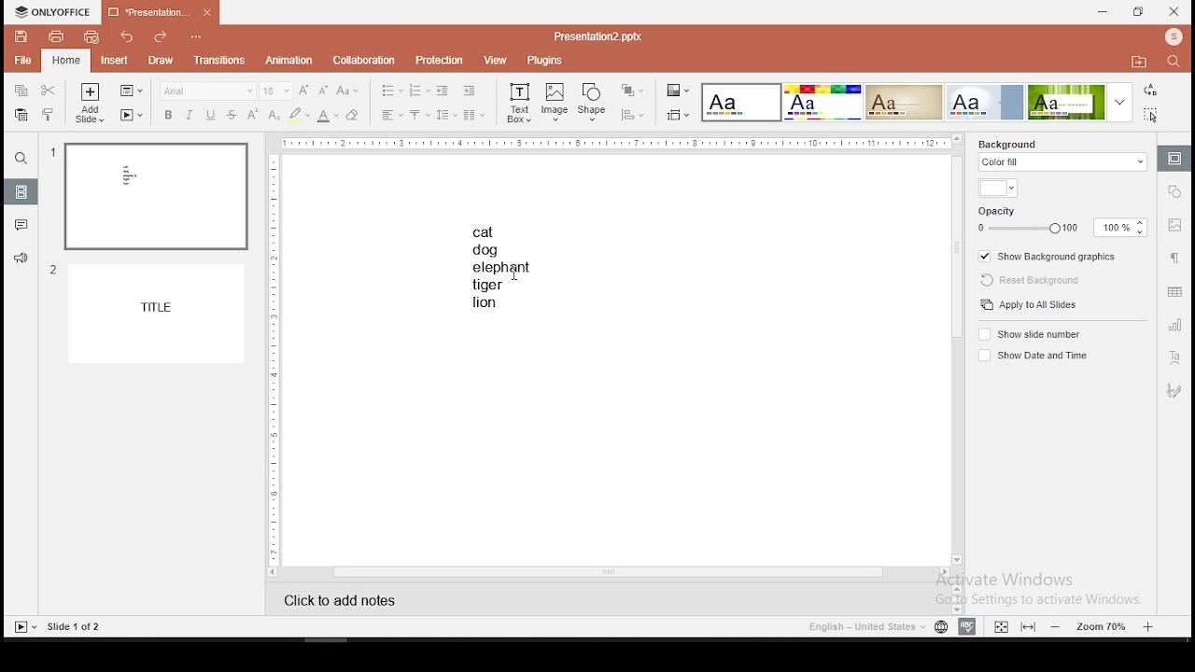 This screenshot has width=1195, height=672. I want to click on add slide, so click(88, 103).